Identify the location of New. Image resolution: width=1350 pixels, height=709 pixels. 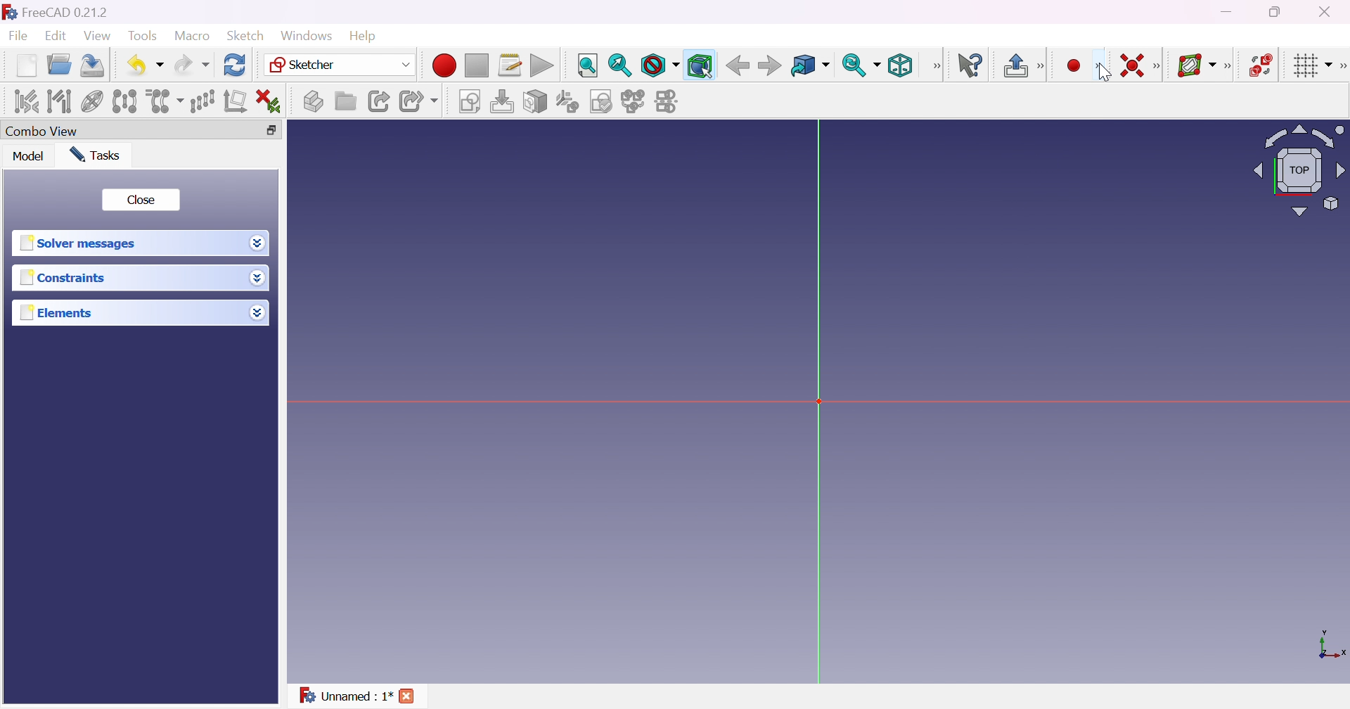
(26, 65).